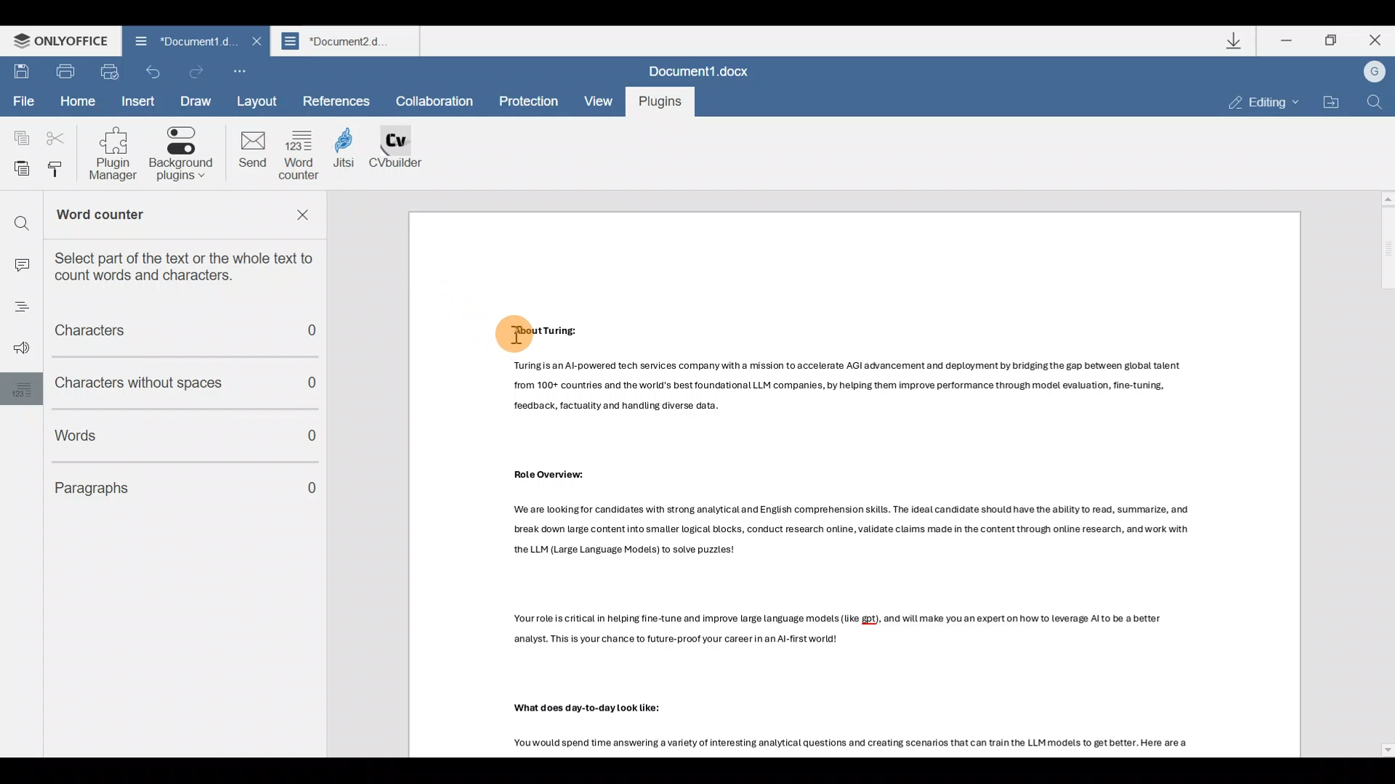  What do you see at coordinates (21, 218) in the screenshot?
I see `search` at bounding box center [21, 218].